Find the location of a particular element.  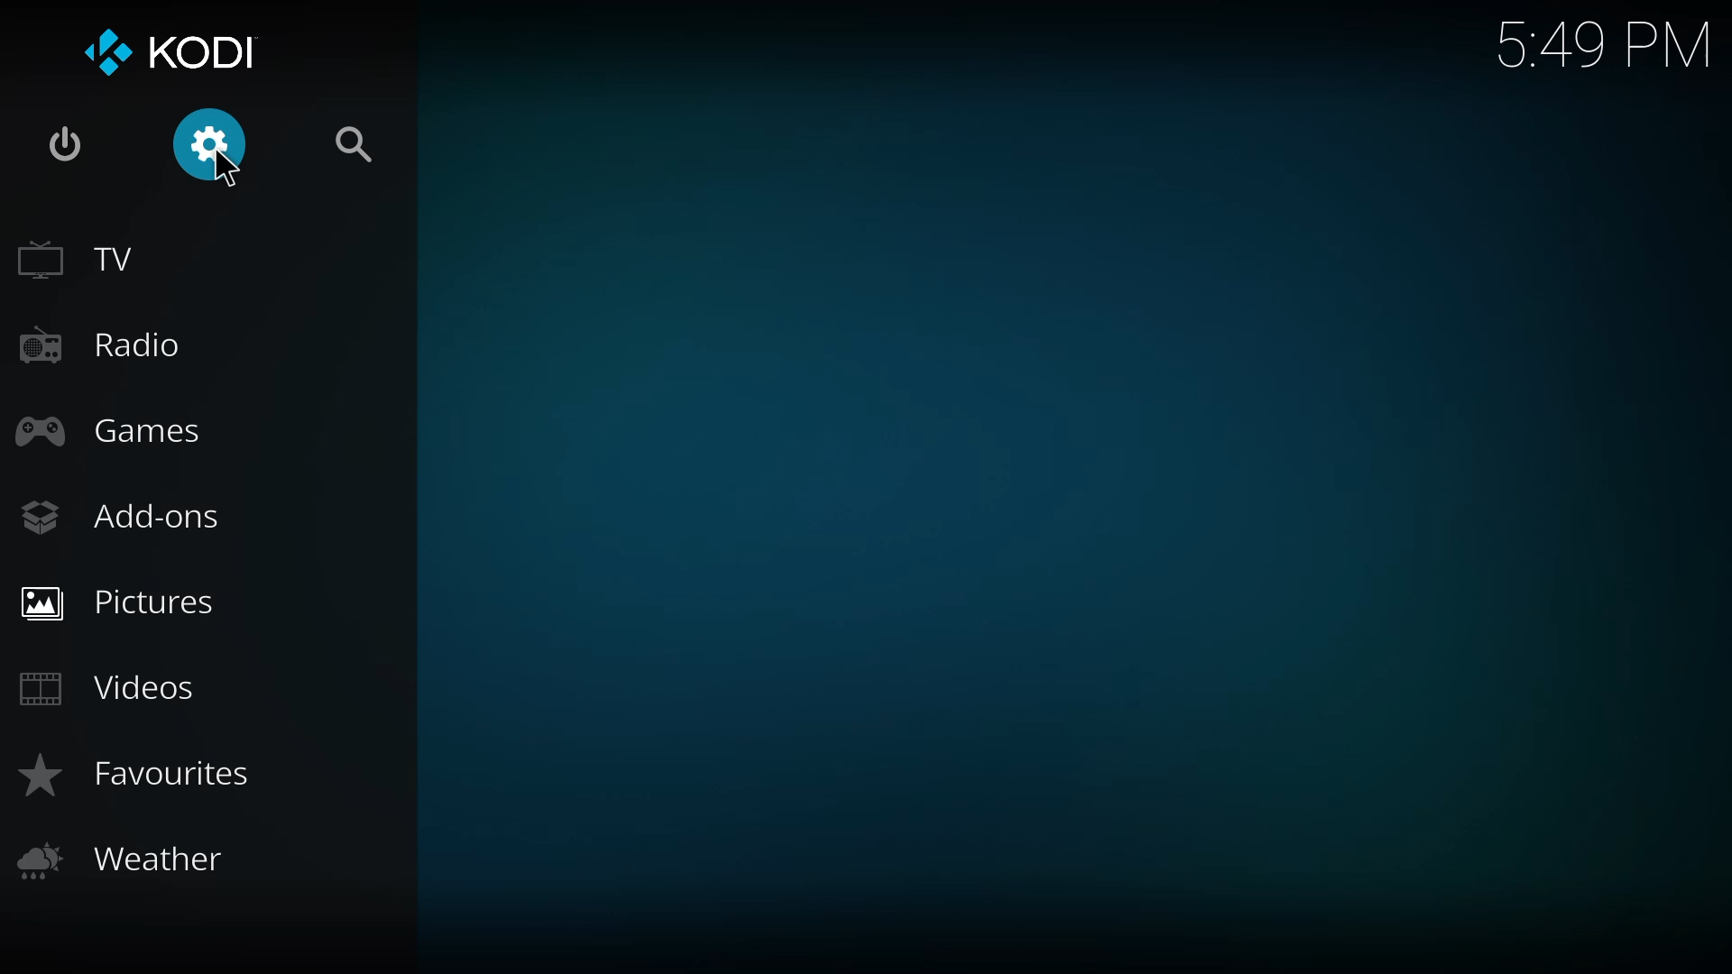

click is located at coordinates (214, 143).